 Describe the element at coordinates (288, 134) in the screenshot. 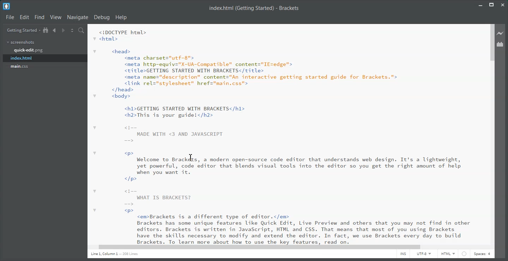

I see `code editor` at that location.